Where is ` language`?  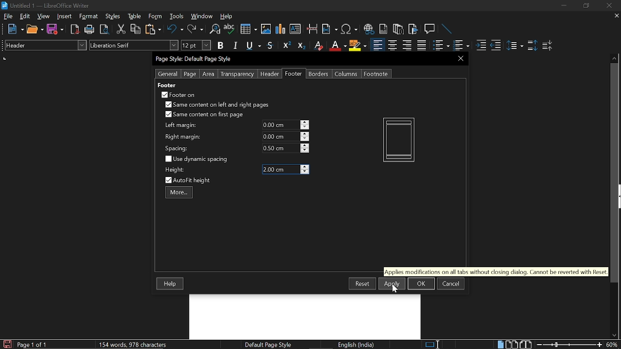  language is located at coordinates (357, 345).